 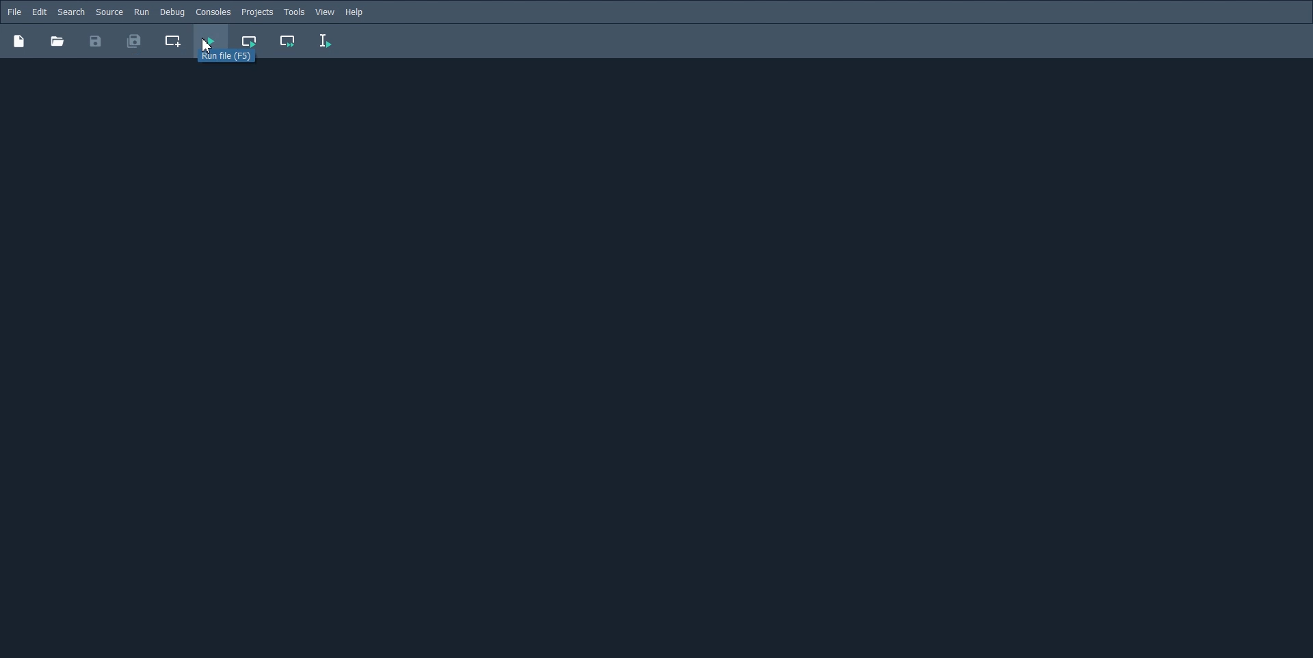 I want to click on Run File, so click(x=237, y=60).